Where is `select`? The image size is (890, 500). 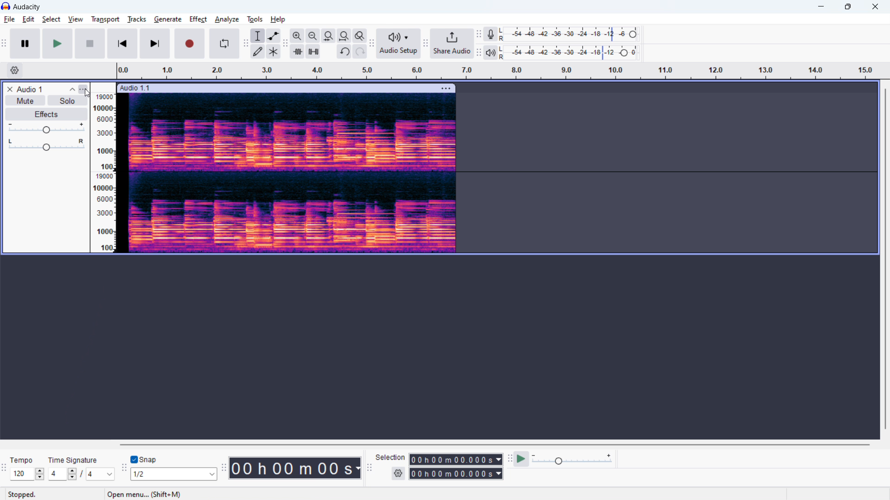 select is located at coordinates (51, 19).